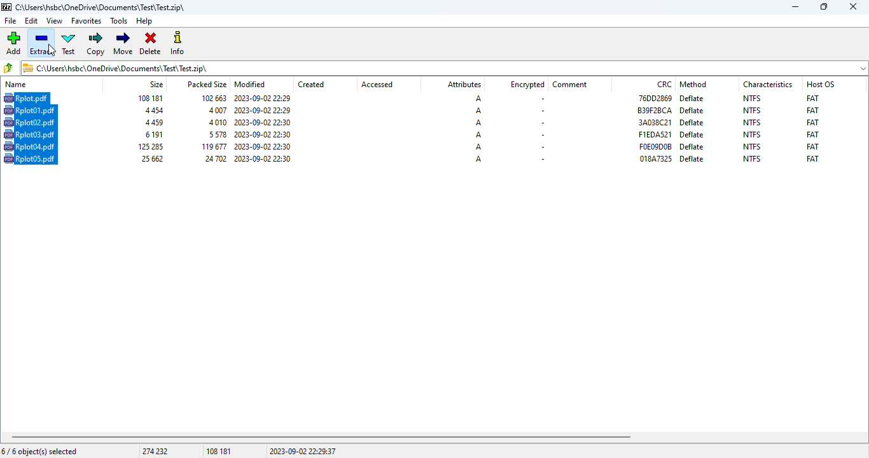 The width and height of the screenshot is (869, 458). I want to click on NTFS, so click(752, 98).